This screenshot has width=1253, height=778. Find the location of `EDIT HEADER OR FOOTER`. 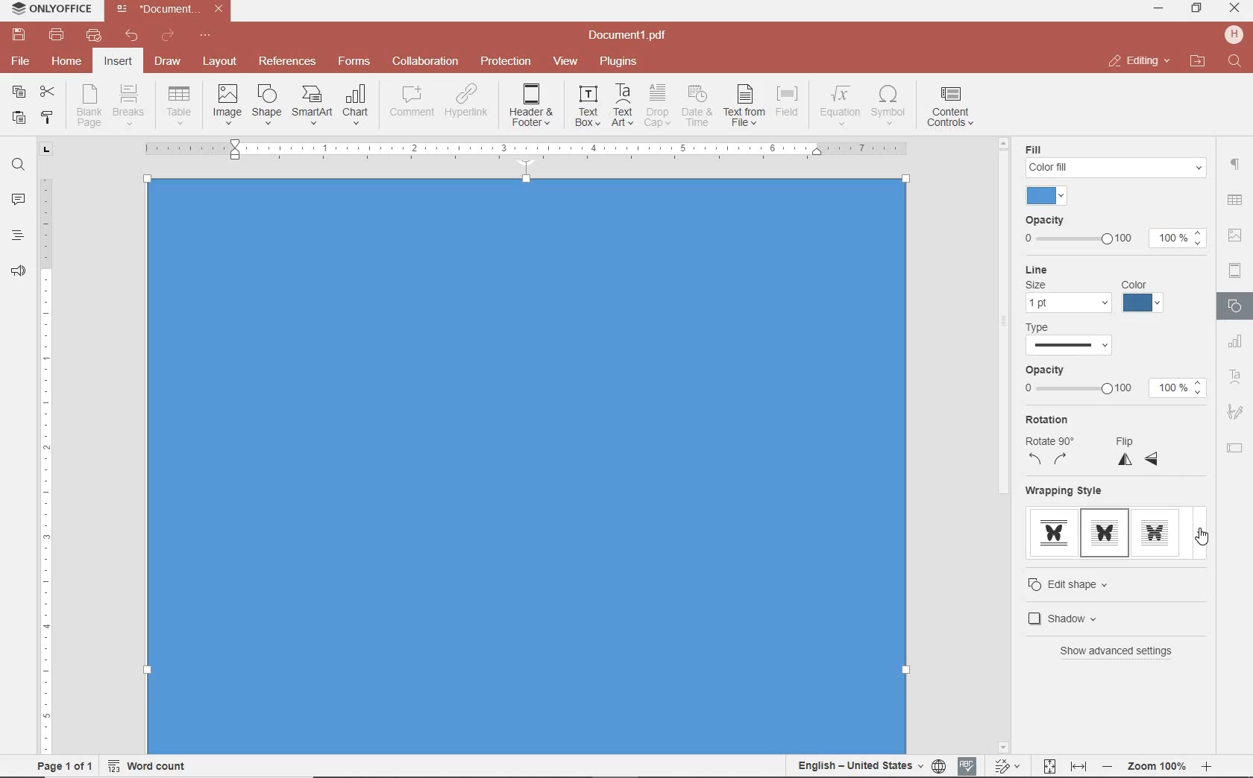

EDIT HEADER OR FOOTER is located at coordinates (533, 106).